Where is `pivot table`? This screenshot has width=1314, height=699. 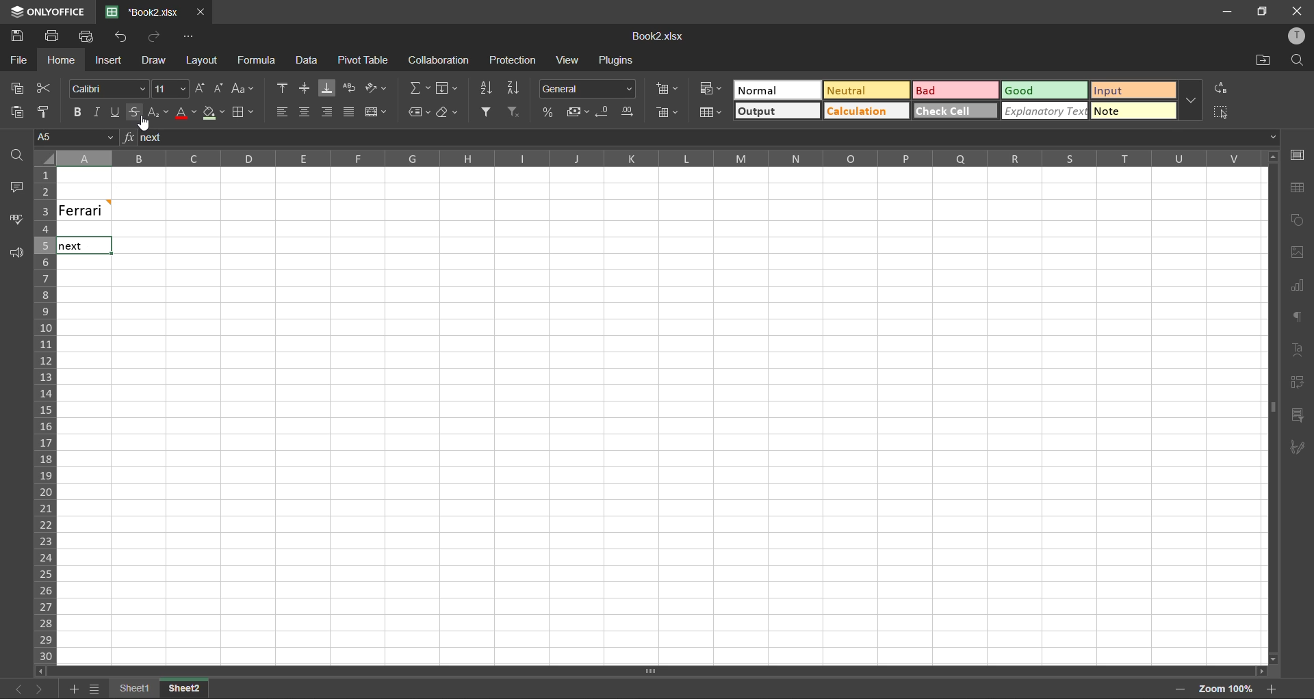 pivot table is located at coordinates (1298, 382).